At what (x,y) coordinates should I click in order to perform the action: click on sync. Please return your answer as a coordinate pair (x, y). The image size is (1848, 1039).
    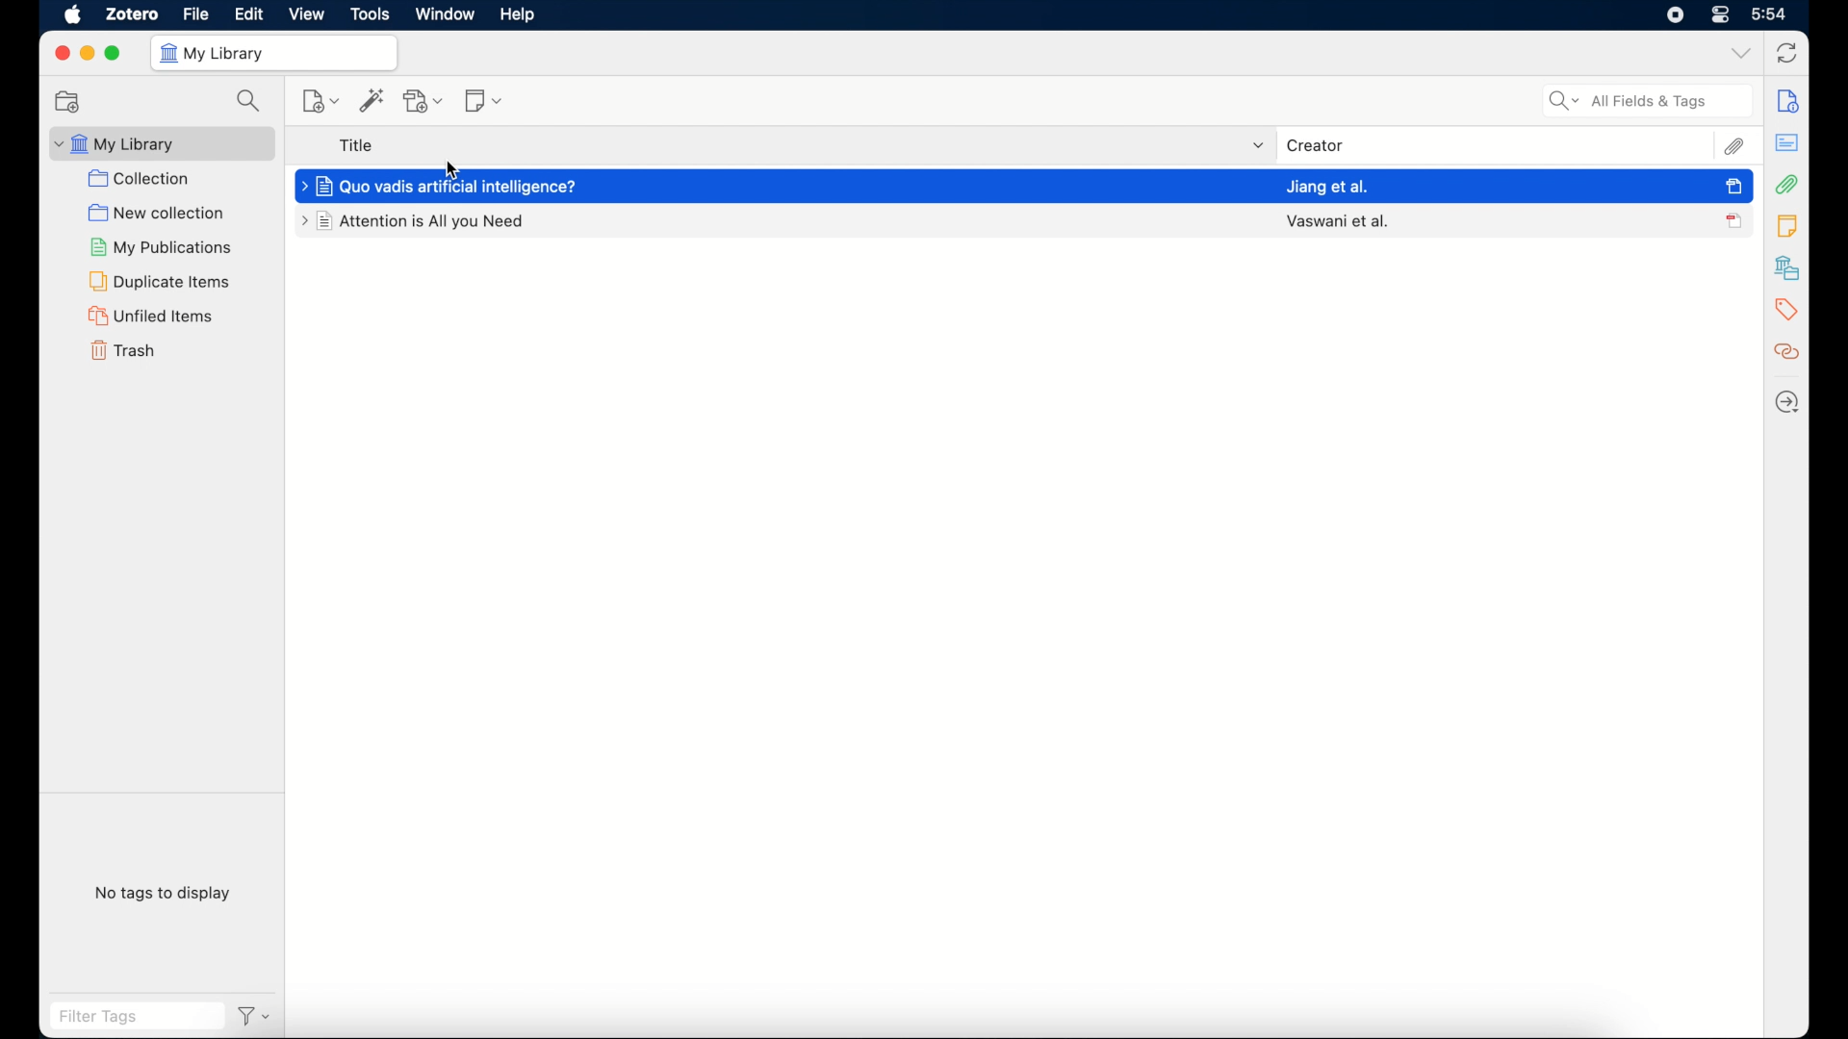
    Looking at the image, I should click on (1786, 52).